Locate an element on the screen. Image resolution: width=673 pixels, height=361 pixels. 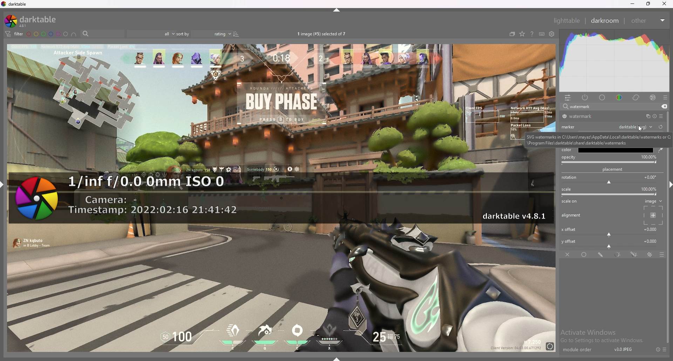
cursor is located at coordinates (638, 130).